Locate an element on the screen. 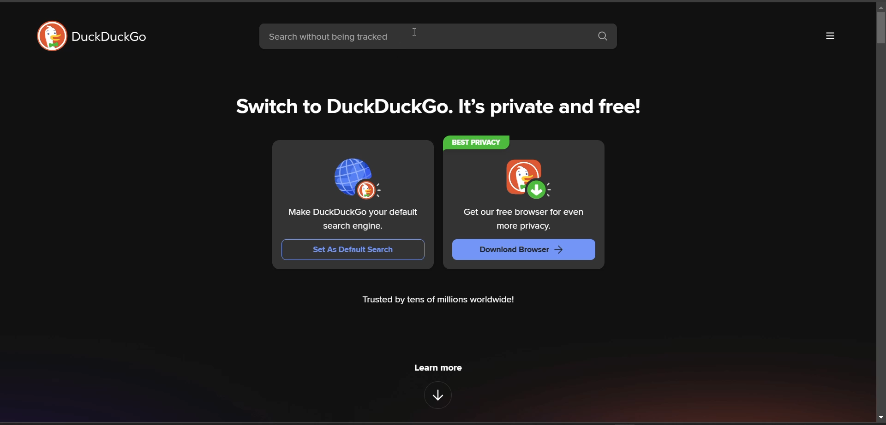 This screenshot has height=425, width=886. Make DuckDuckGo your default
search engine. is located at coordinates (354, 220).